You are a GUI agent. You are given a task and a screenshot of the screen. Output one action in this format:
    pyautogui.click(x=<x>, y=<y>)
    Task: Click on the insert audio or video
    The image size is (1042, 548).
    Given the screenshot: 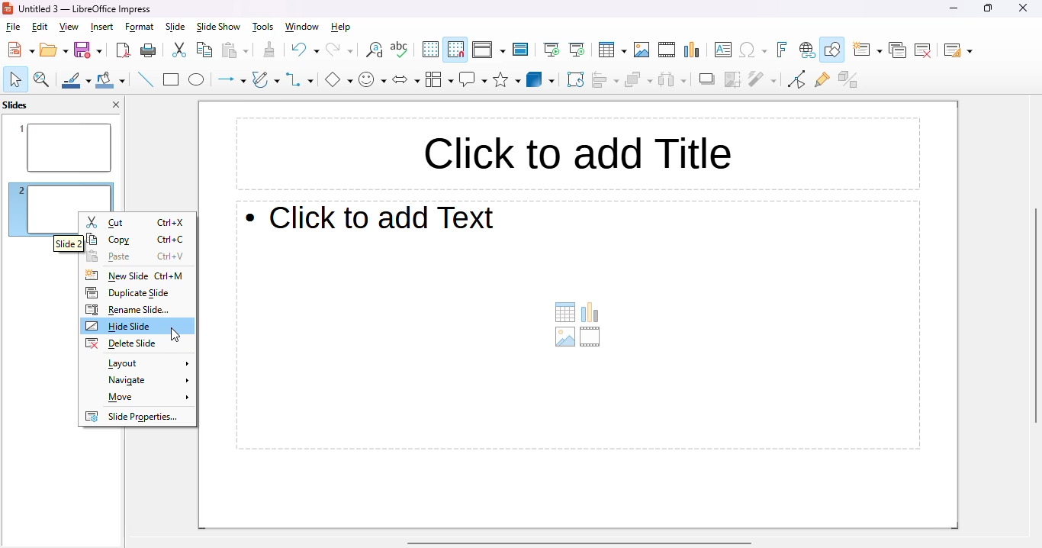 What is the action you would take?
    pyautogui.click(x=591, y=337)
    